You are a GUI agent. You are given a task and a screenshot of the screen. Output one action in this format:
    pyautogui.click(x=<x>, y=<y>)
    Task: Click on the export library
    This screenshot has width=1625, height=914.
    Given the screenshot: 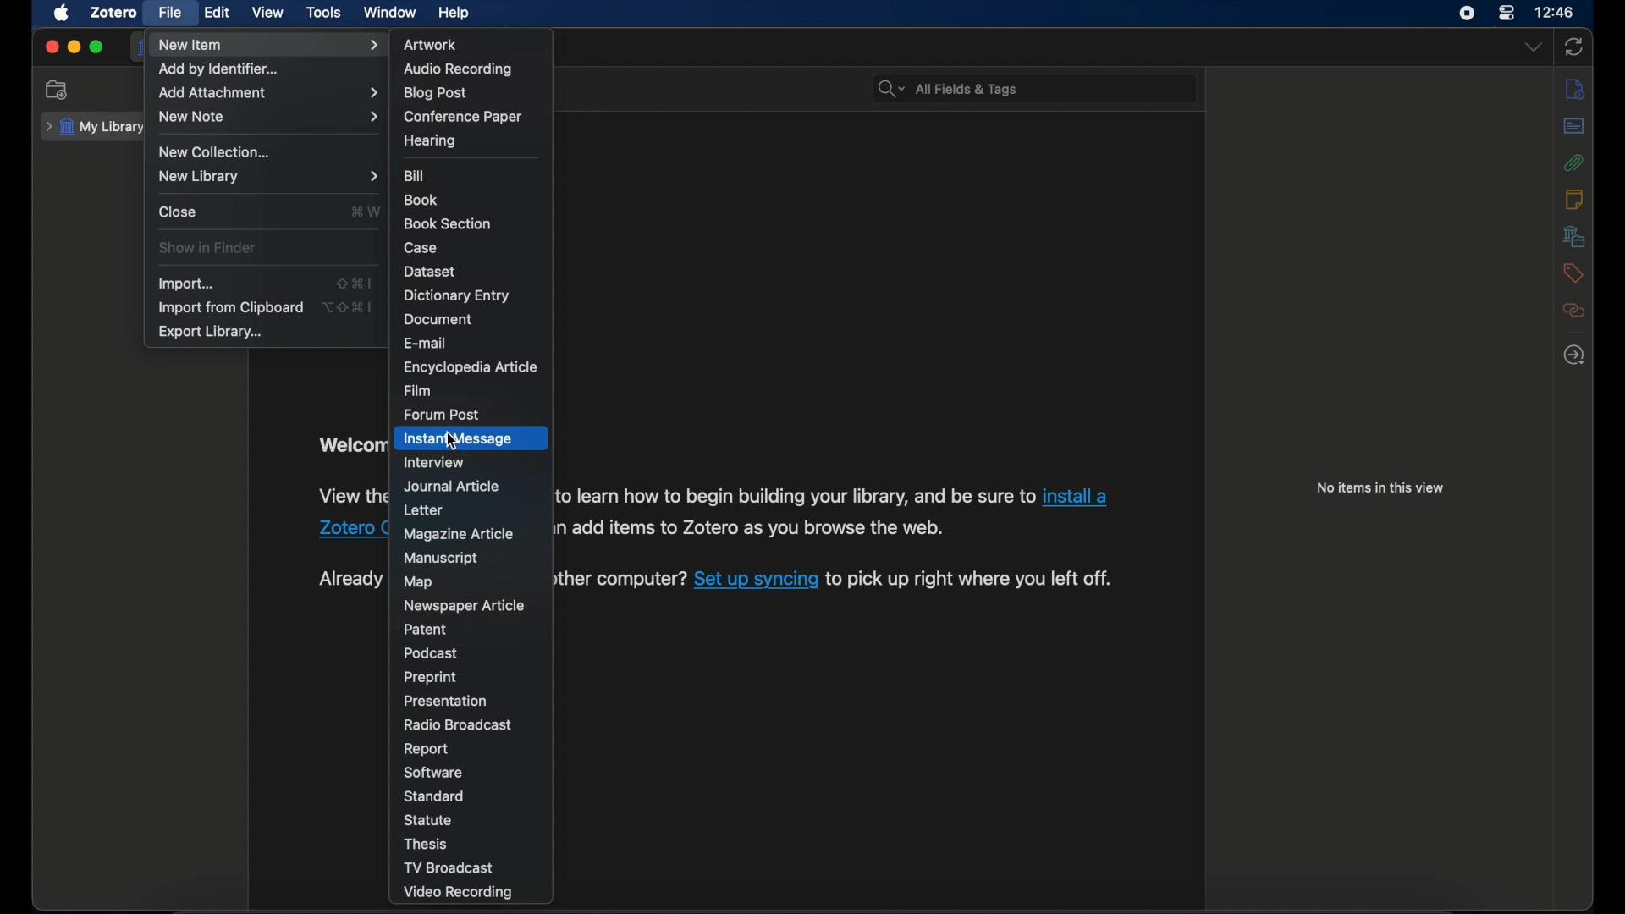 What is the action you would take?
    pyautogui.click(x=209, y=332)
    